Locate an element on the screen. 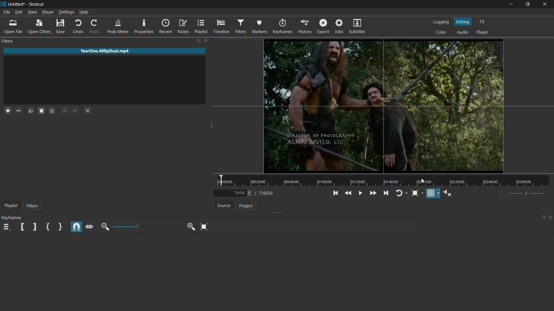 The height and width of the screenshot is (311, 554). audio is located at coordinates (463, 33).